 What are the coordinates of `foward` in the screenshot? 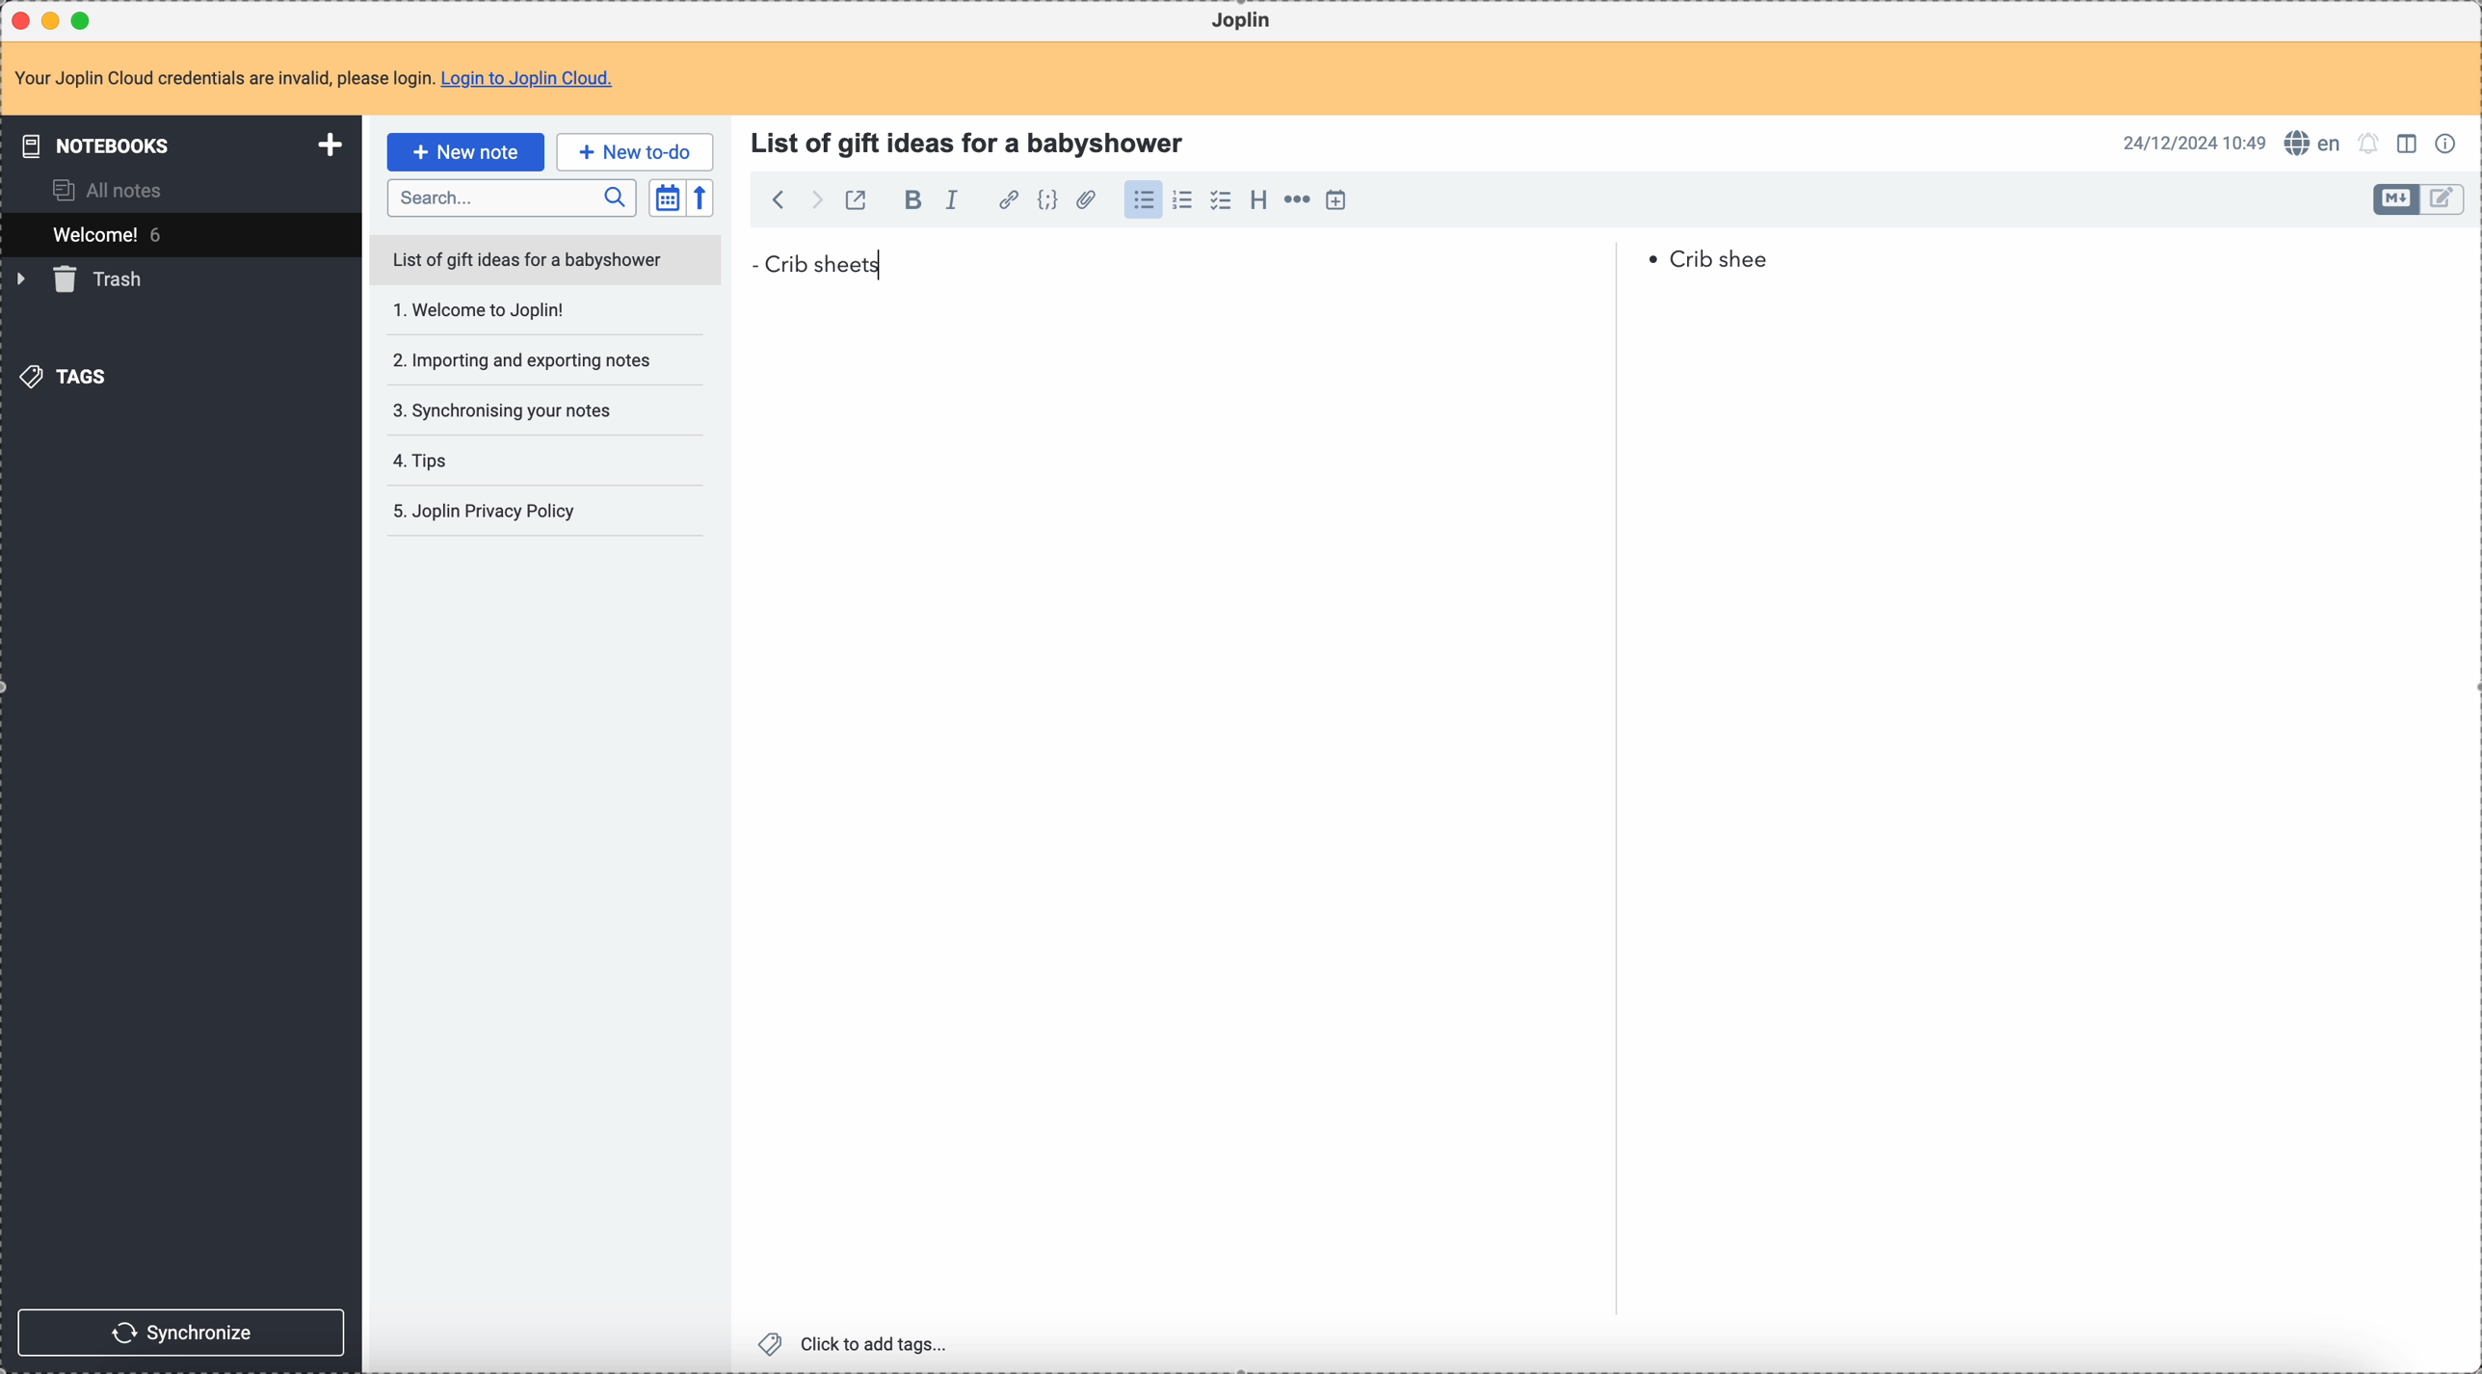 It's located at (818, 200).